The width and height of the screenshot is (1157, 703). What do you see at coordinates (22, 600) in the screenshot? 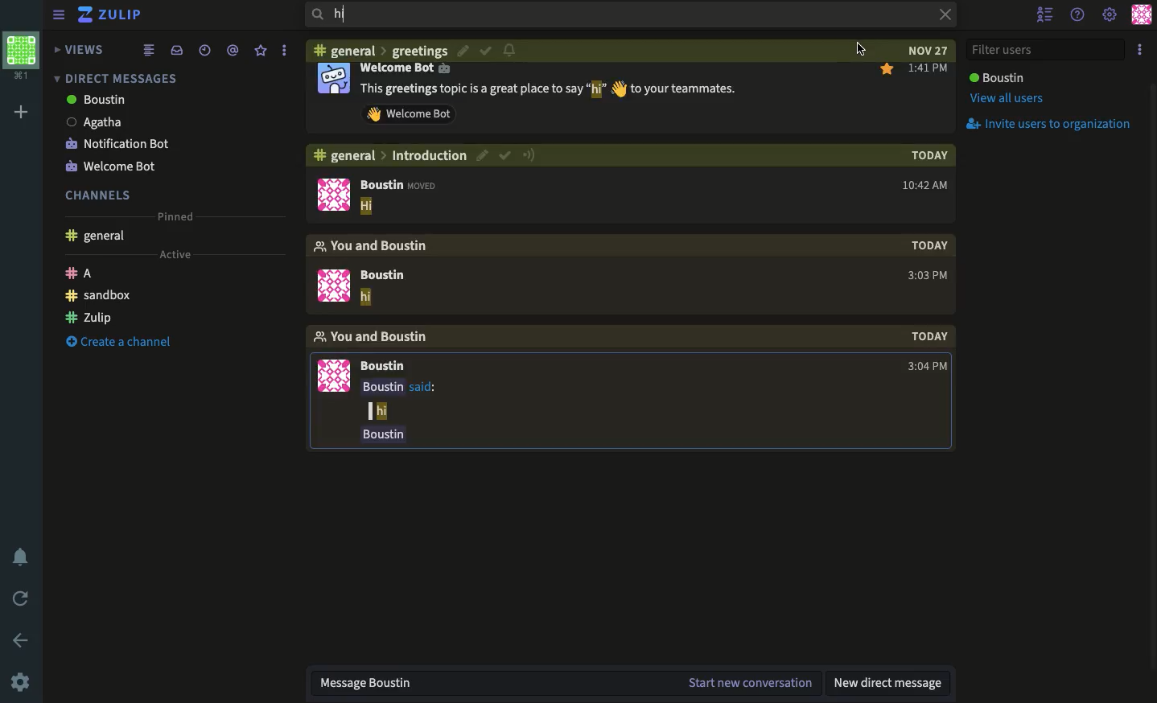
I see `Refresh` at bounding box center [22, 600].